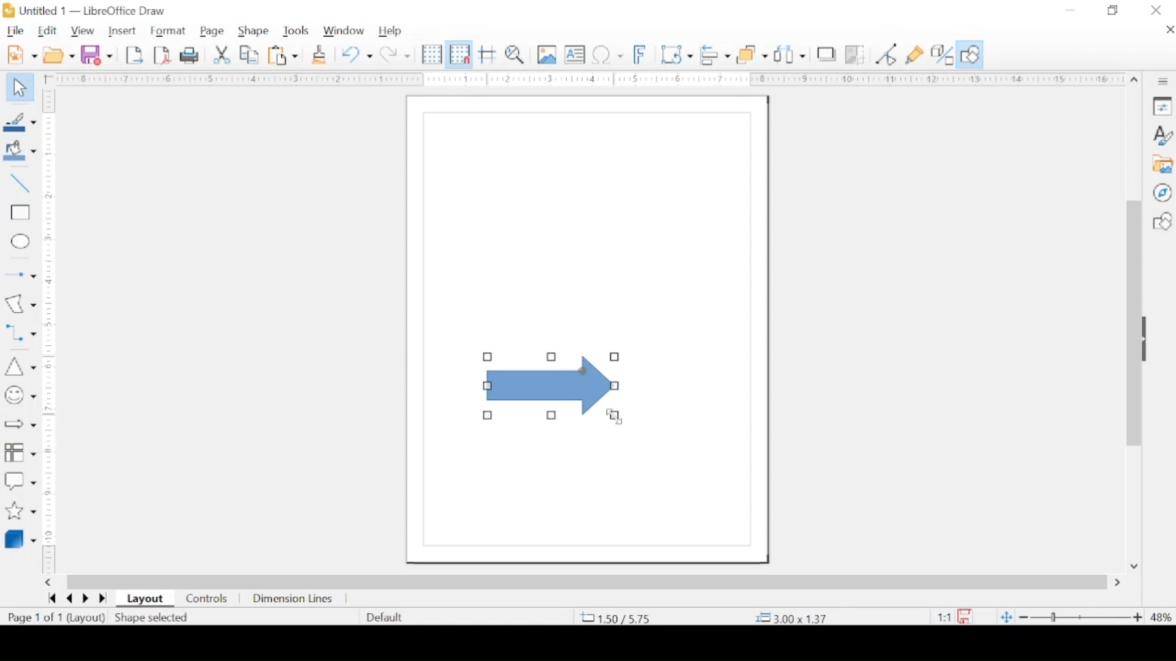 This screenshot has height=661, width=1176. What do you see at coordinates (1005, 616) in the screenshot?
I see `fit to current. window` at bounding box center [1005, 616].